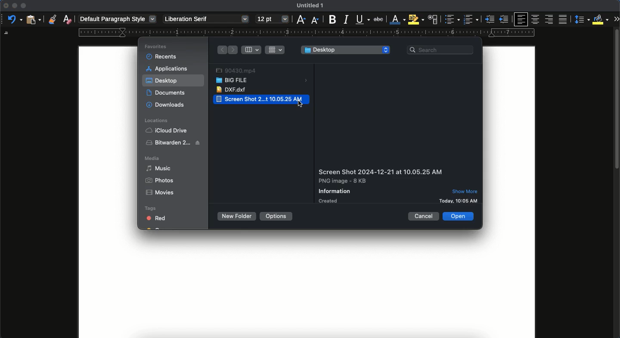 This screenshot has height=338, width=620. What do you see at coordinates (15, 6) in the screenshot?
I see `minimize ` at bounding box center [15, 6].